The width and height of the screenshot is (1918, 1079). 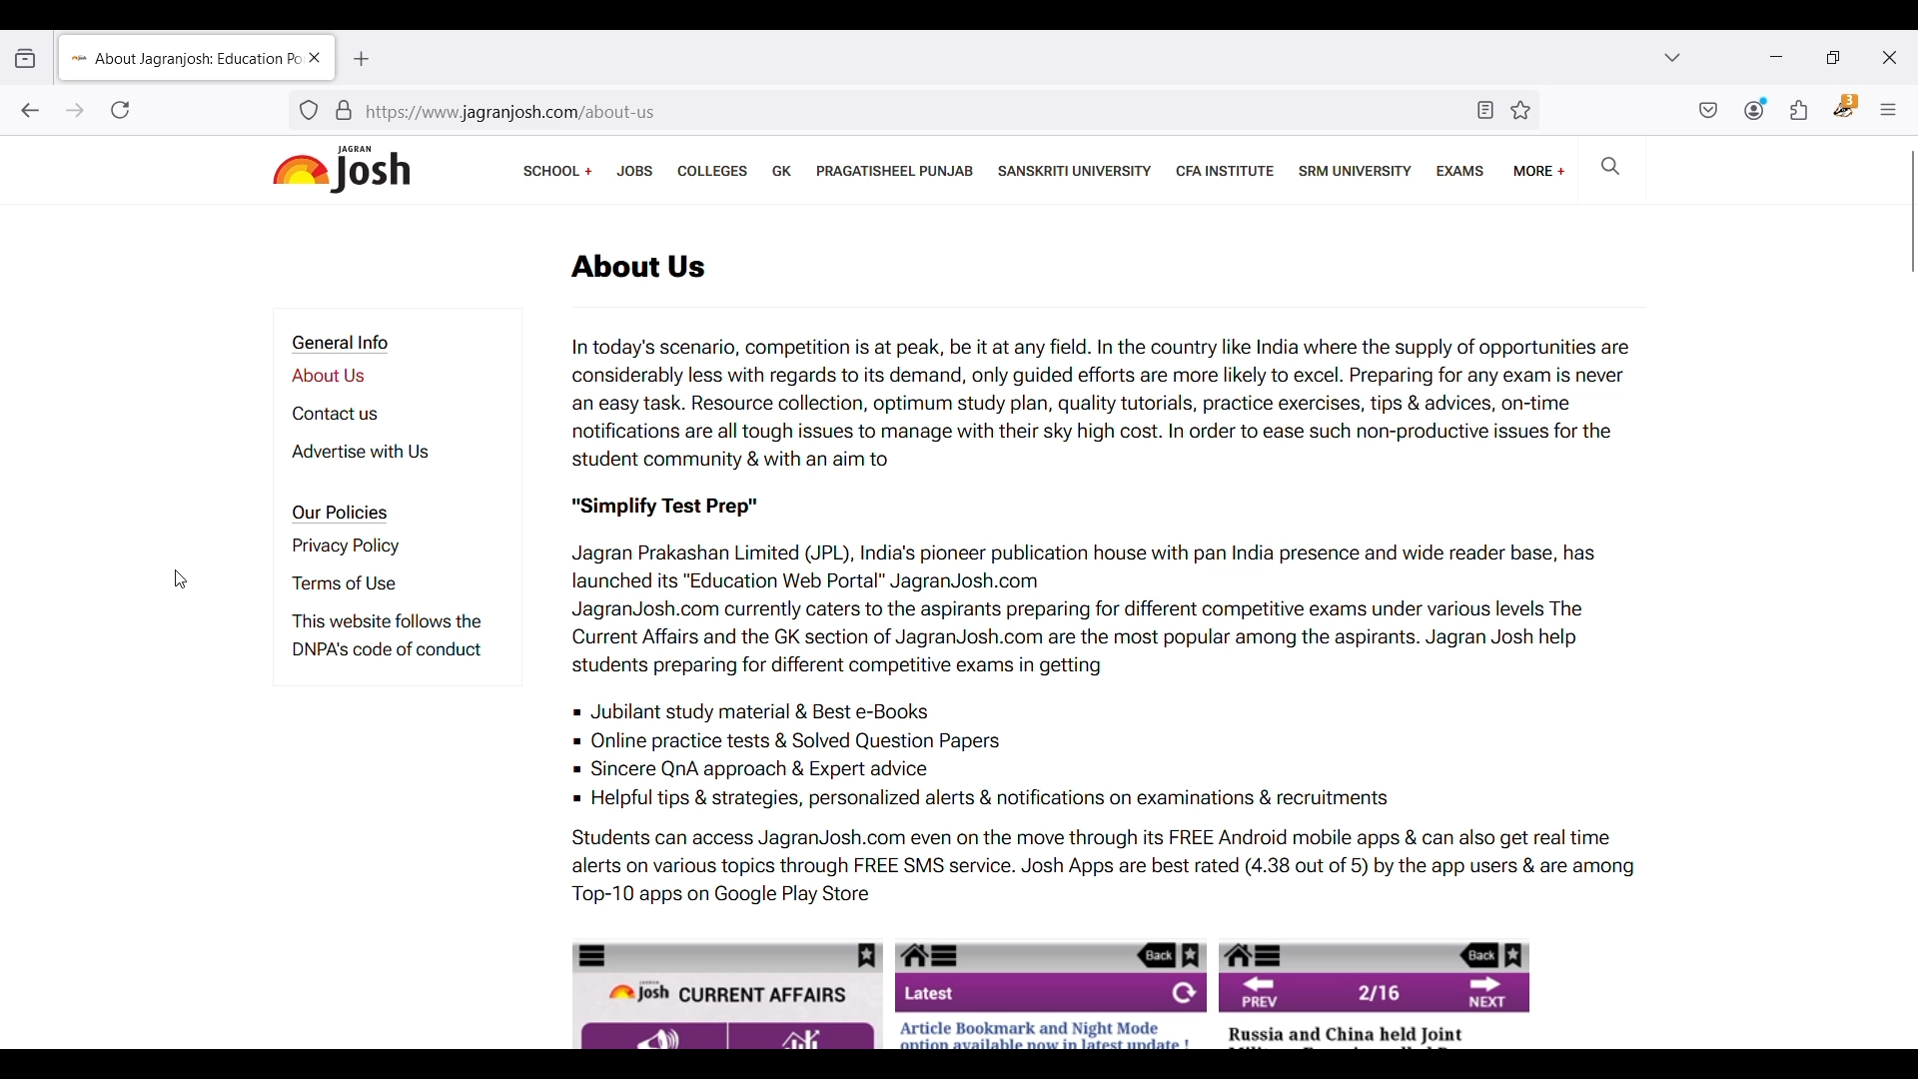 I want to click on Save to pocket, so click(x=1709, y=110).